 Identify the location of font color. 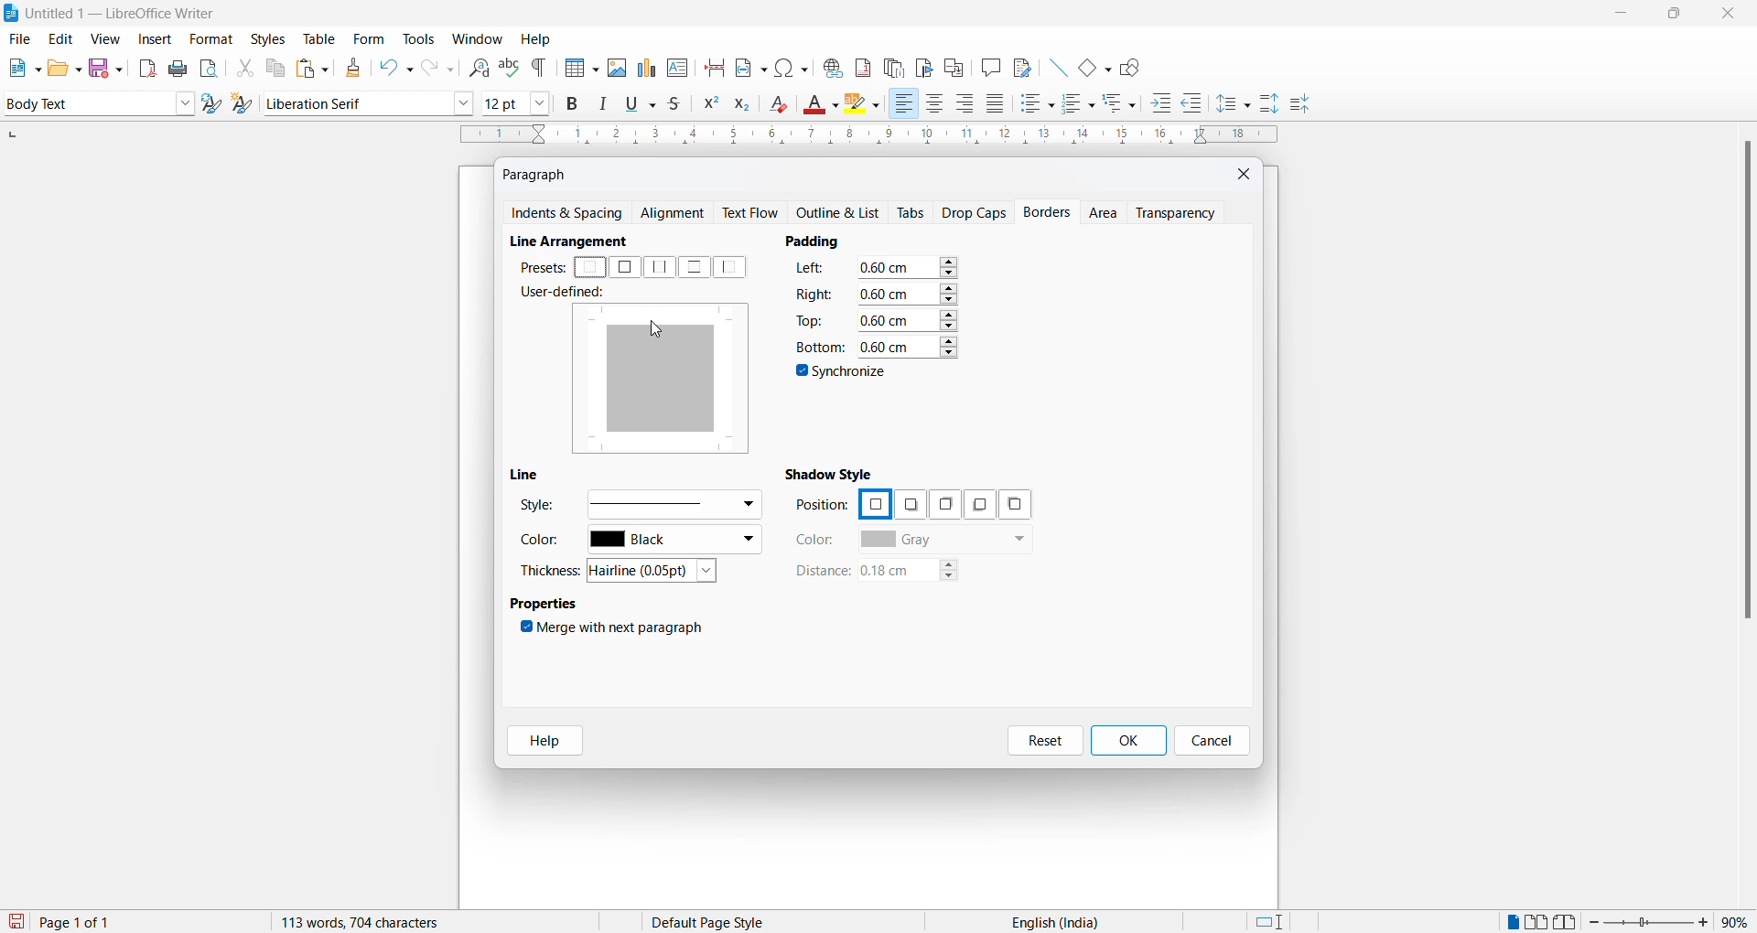
(823, 105).